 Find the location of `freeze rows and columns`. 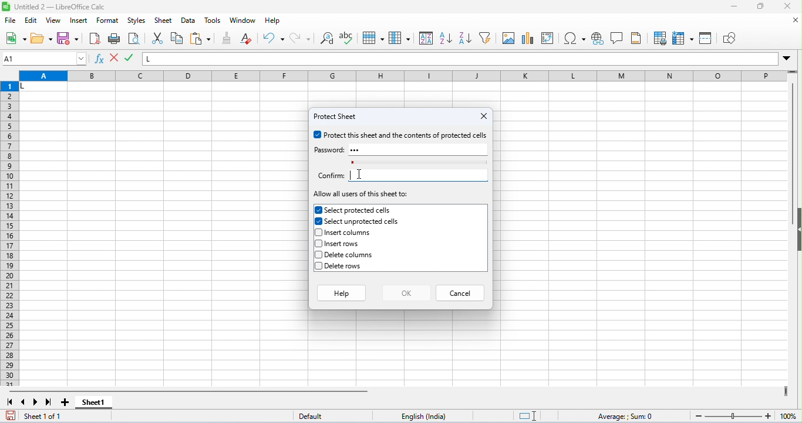

freeze rows and columns is located at coordinates (684, 39).